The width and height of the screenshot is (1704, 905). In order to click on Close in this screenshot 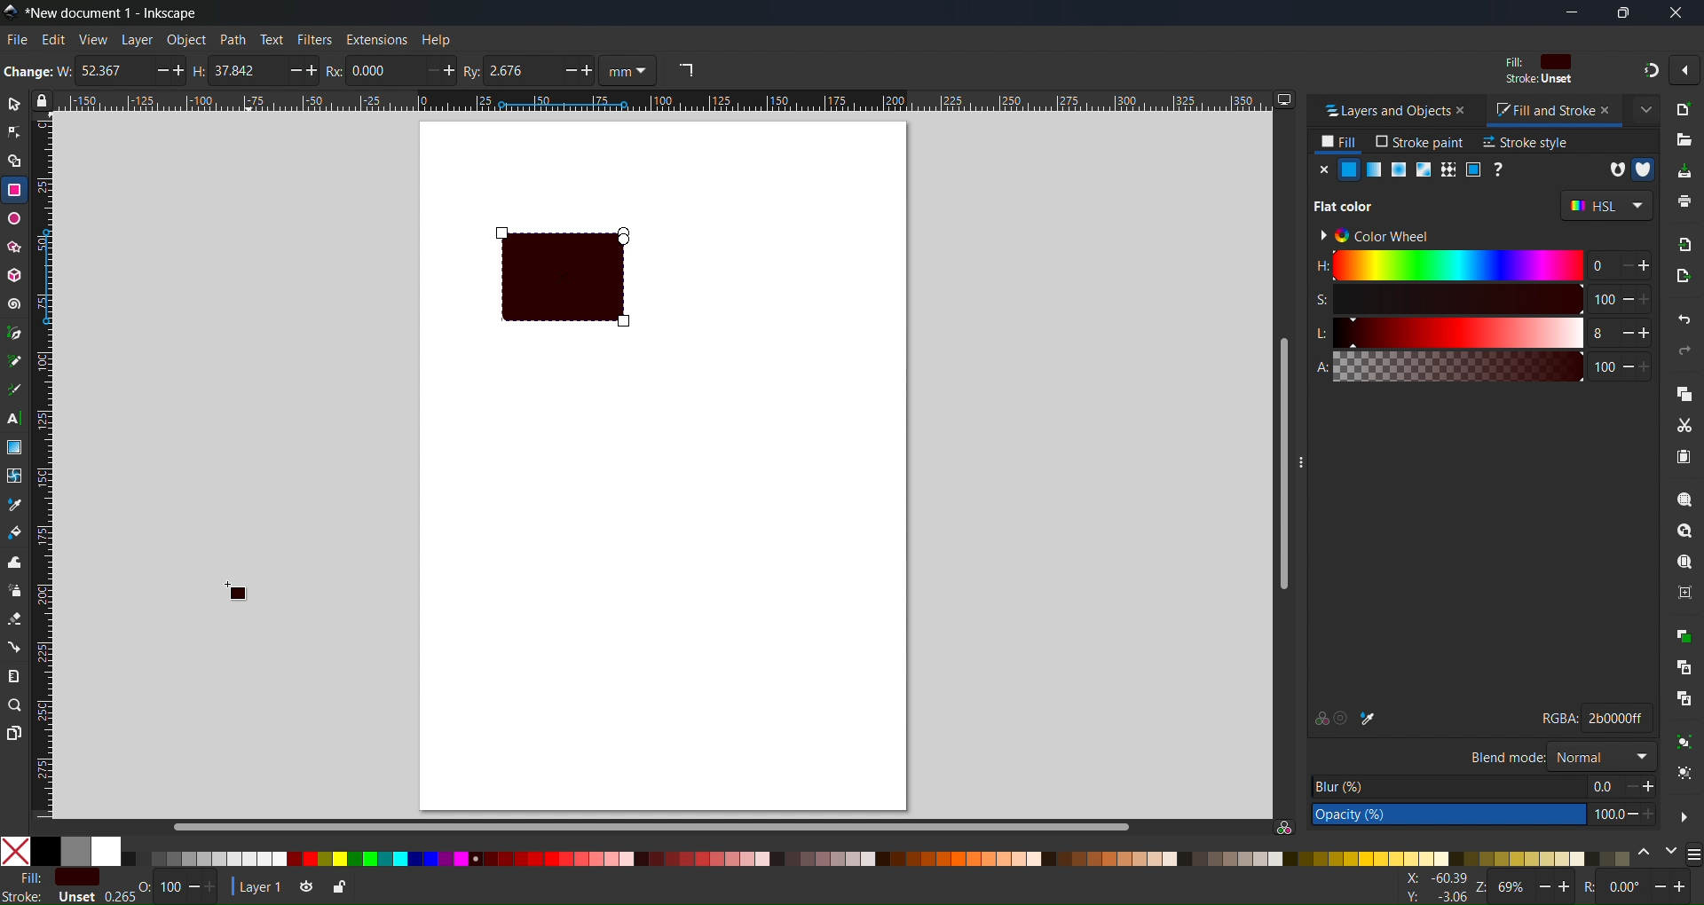, I will do `click(1321, 169)`.